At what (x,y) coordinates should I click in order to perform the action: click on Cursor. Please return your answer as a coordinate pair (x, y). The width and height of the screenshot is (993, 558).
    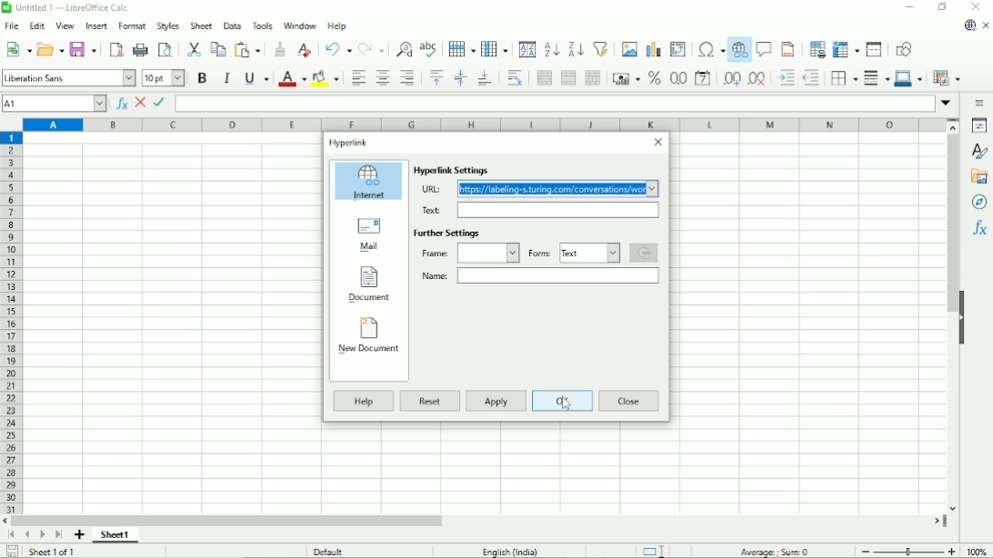
    Looking at the image, I should click on (567, 404).